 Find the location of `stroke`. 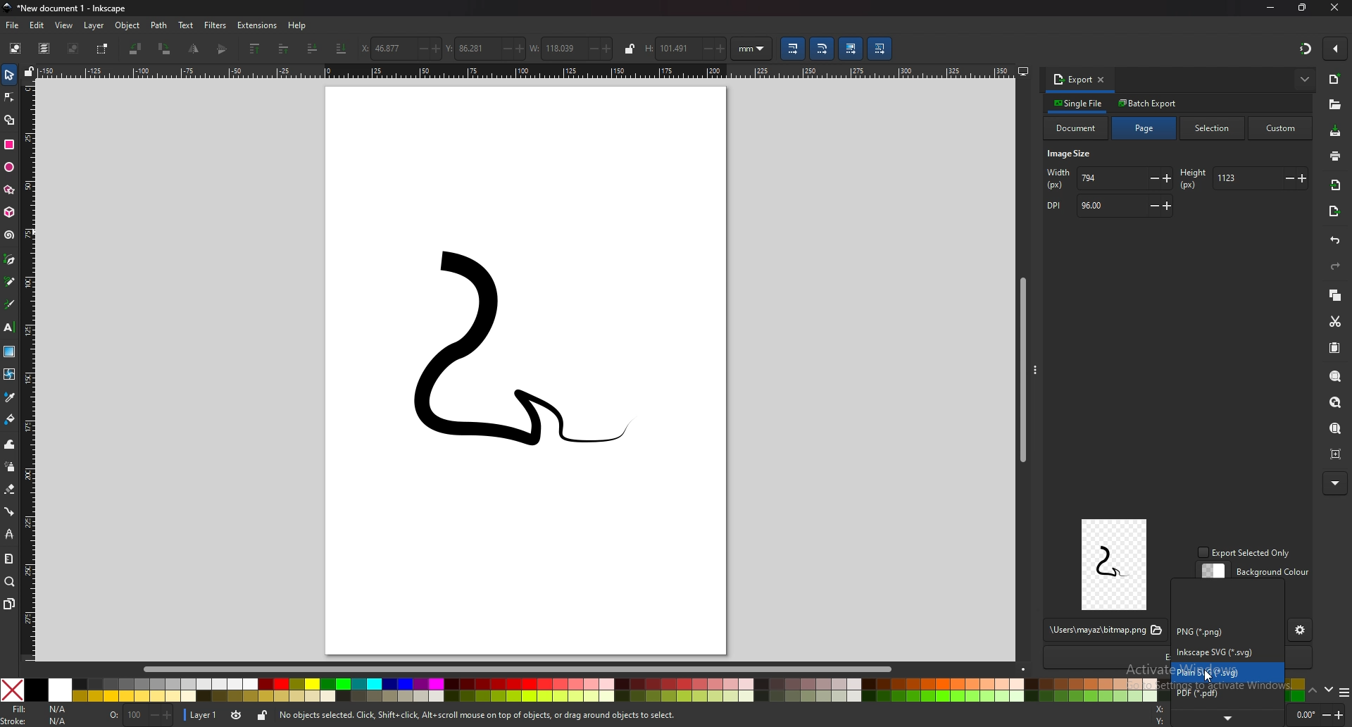

stroke is located at coordinates (36, 721).